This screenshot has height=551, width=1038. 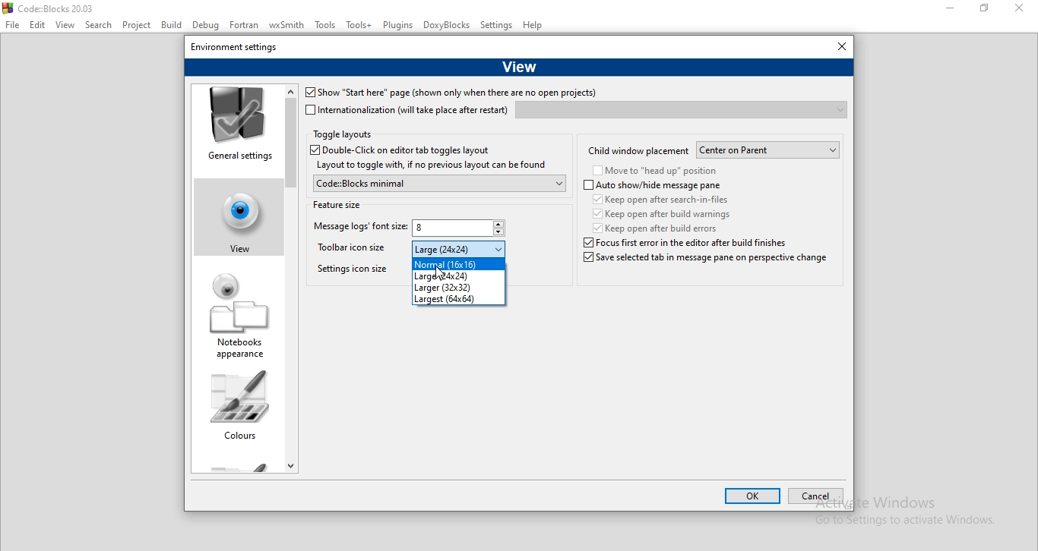 I want to click on Debug, so click(x=204, y=26).